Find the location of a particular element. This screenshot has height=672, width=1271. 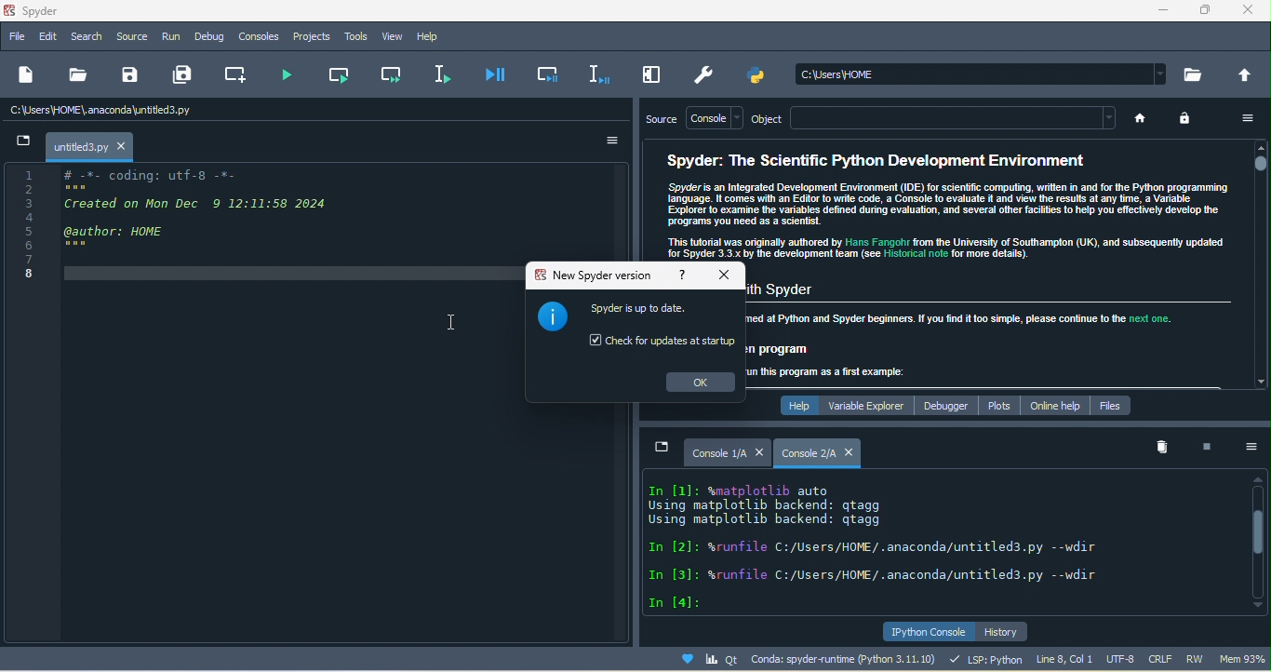

lsp python is located at coordinates (983, 659).